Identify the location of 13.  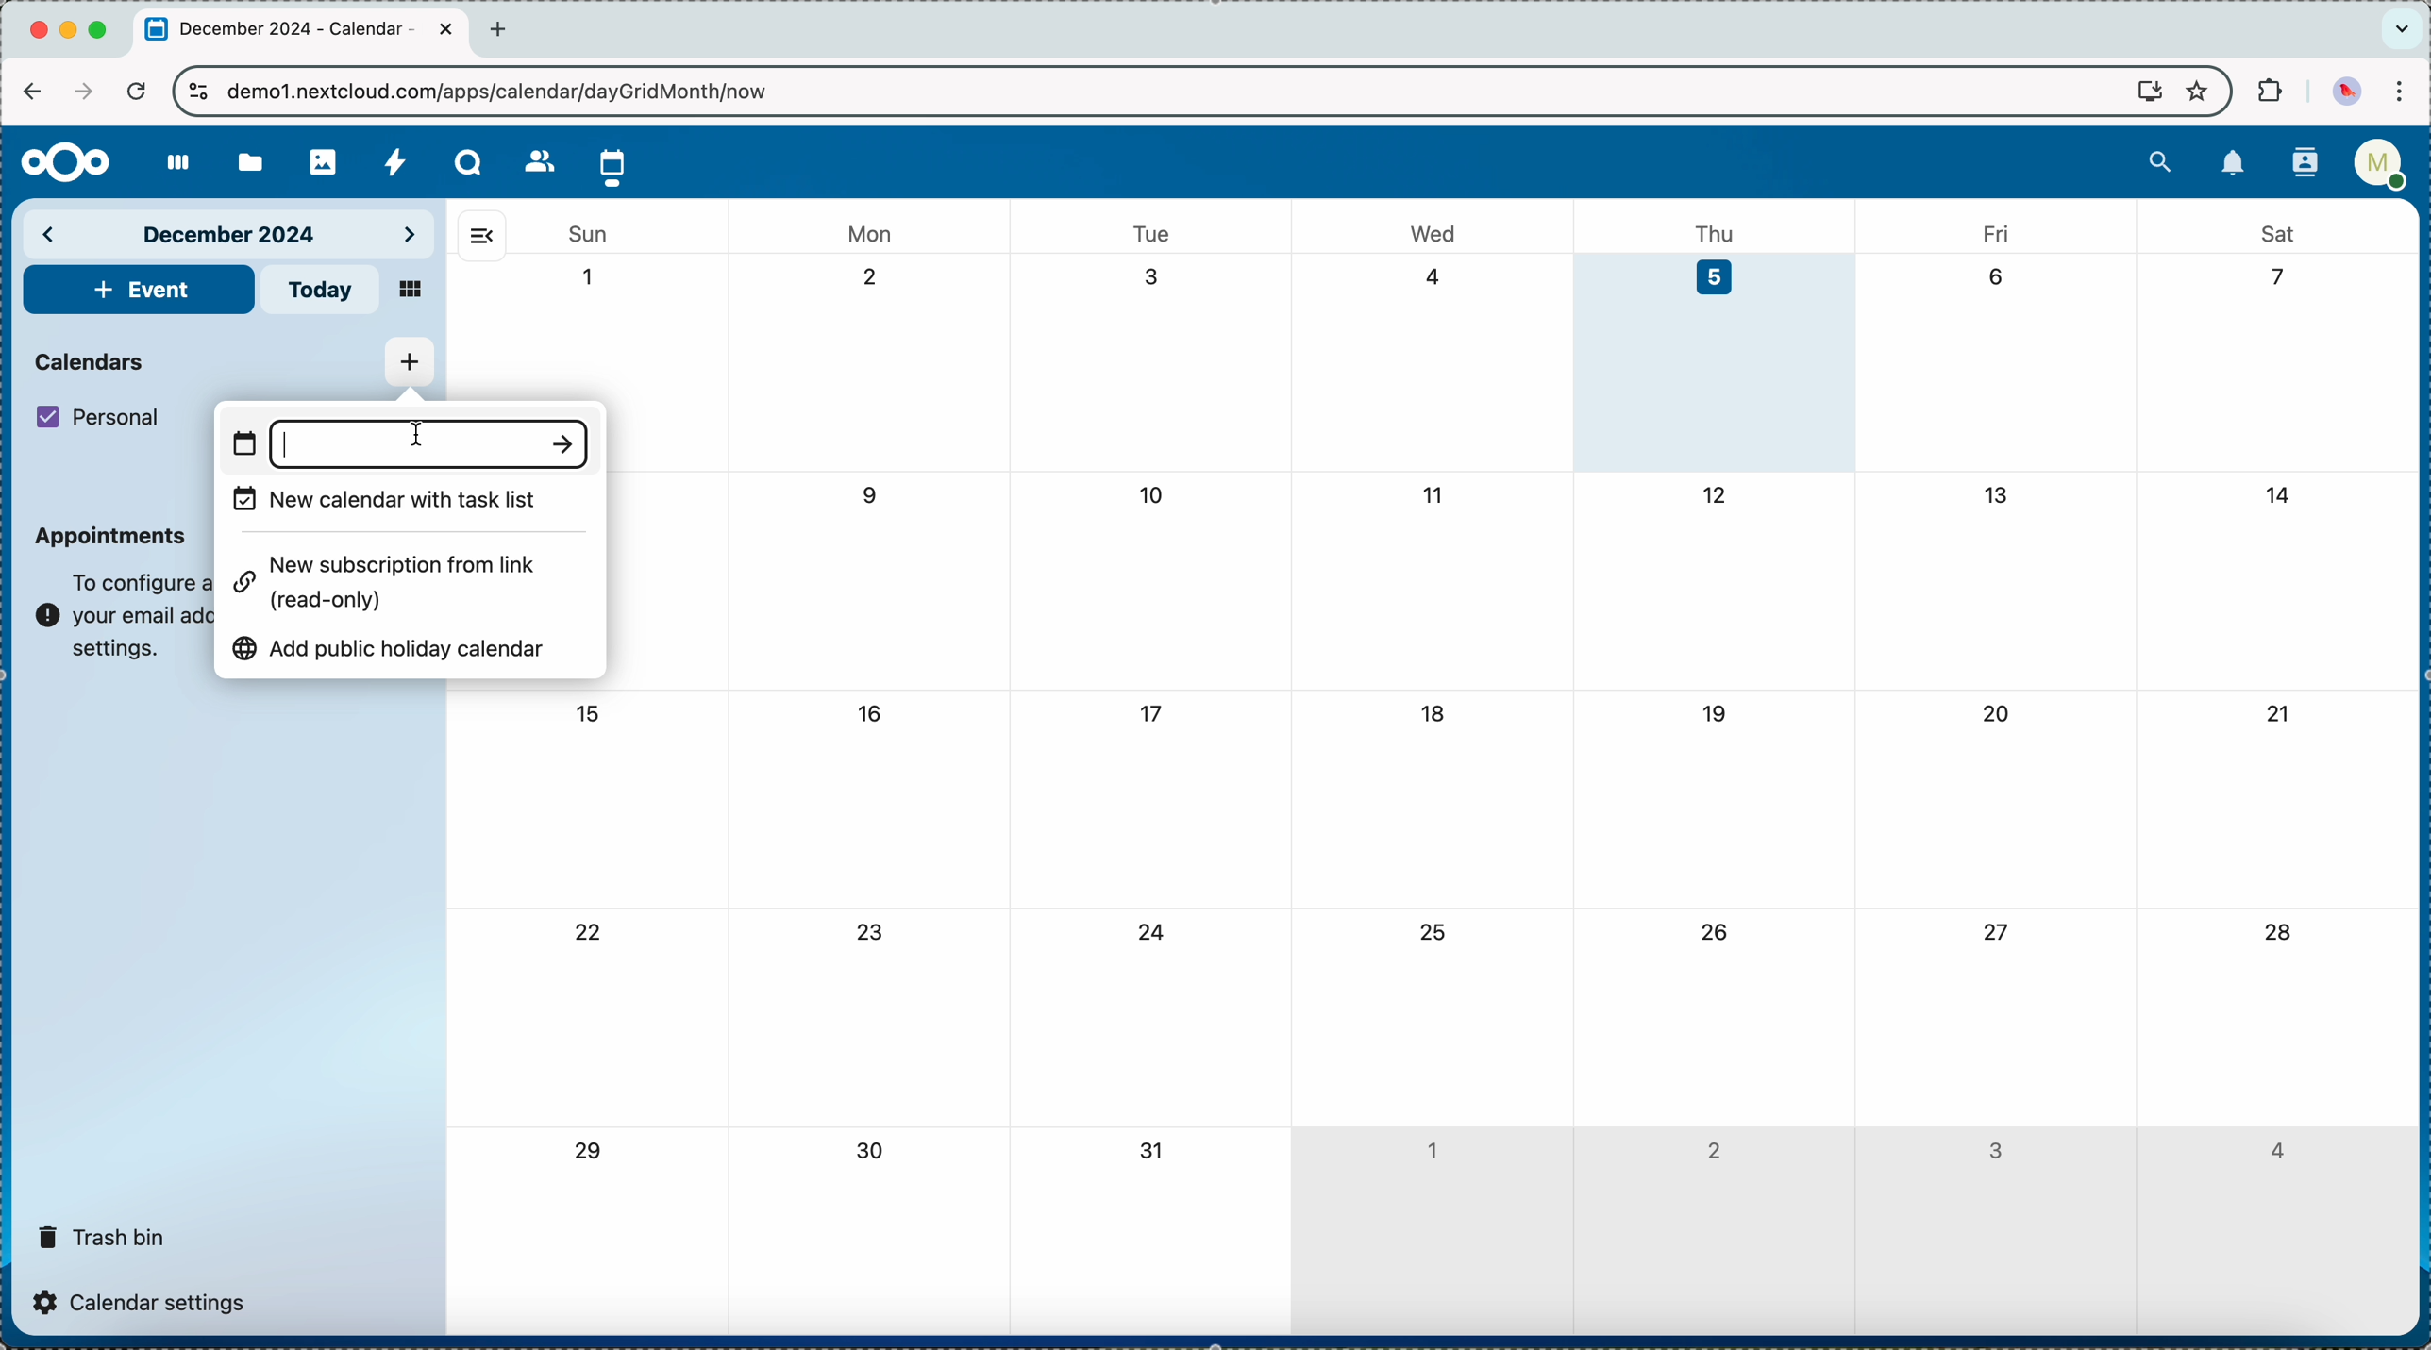
(1996, 493).